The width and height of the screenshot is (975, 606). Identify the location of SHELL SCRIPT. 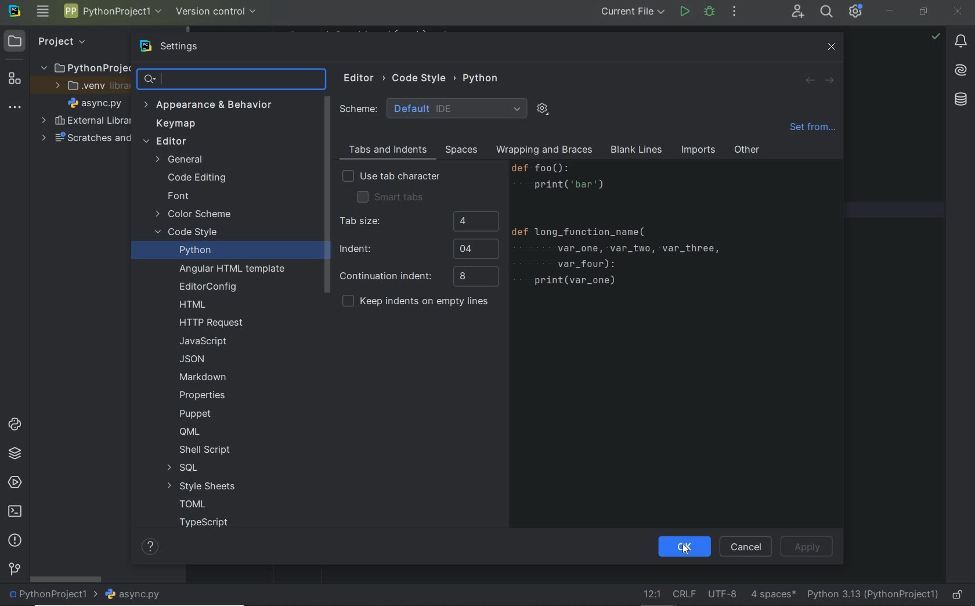
(204, 450).